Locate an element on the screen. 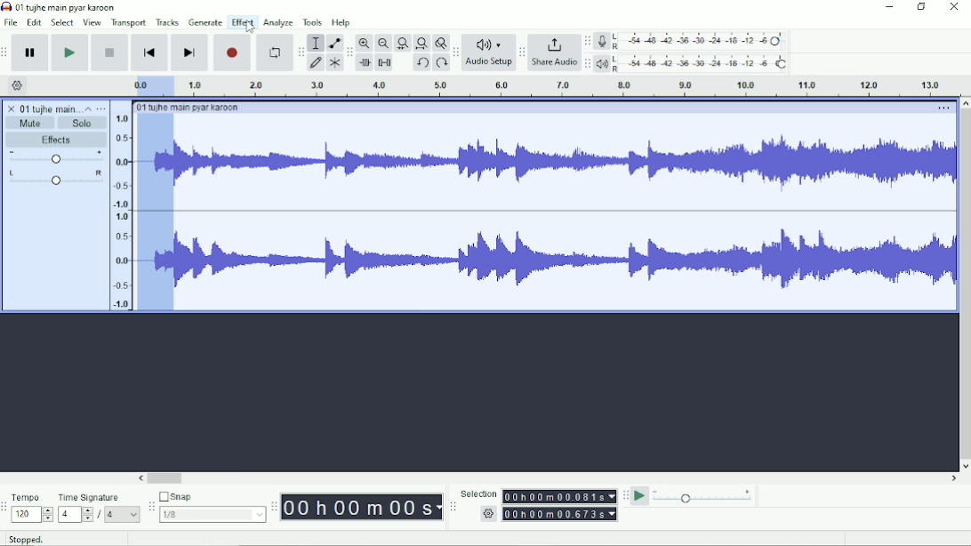 The width and height of the screenshot is (971, 546). Audio Waves is located at coordinates (566, 261).